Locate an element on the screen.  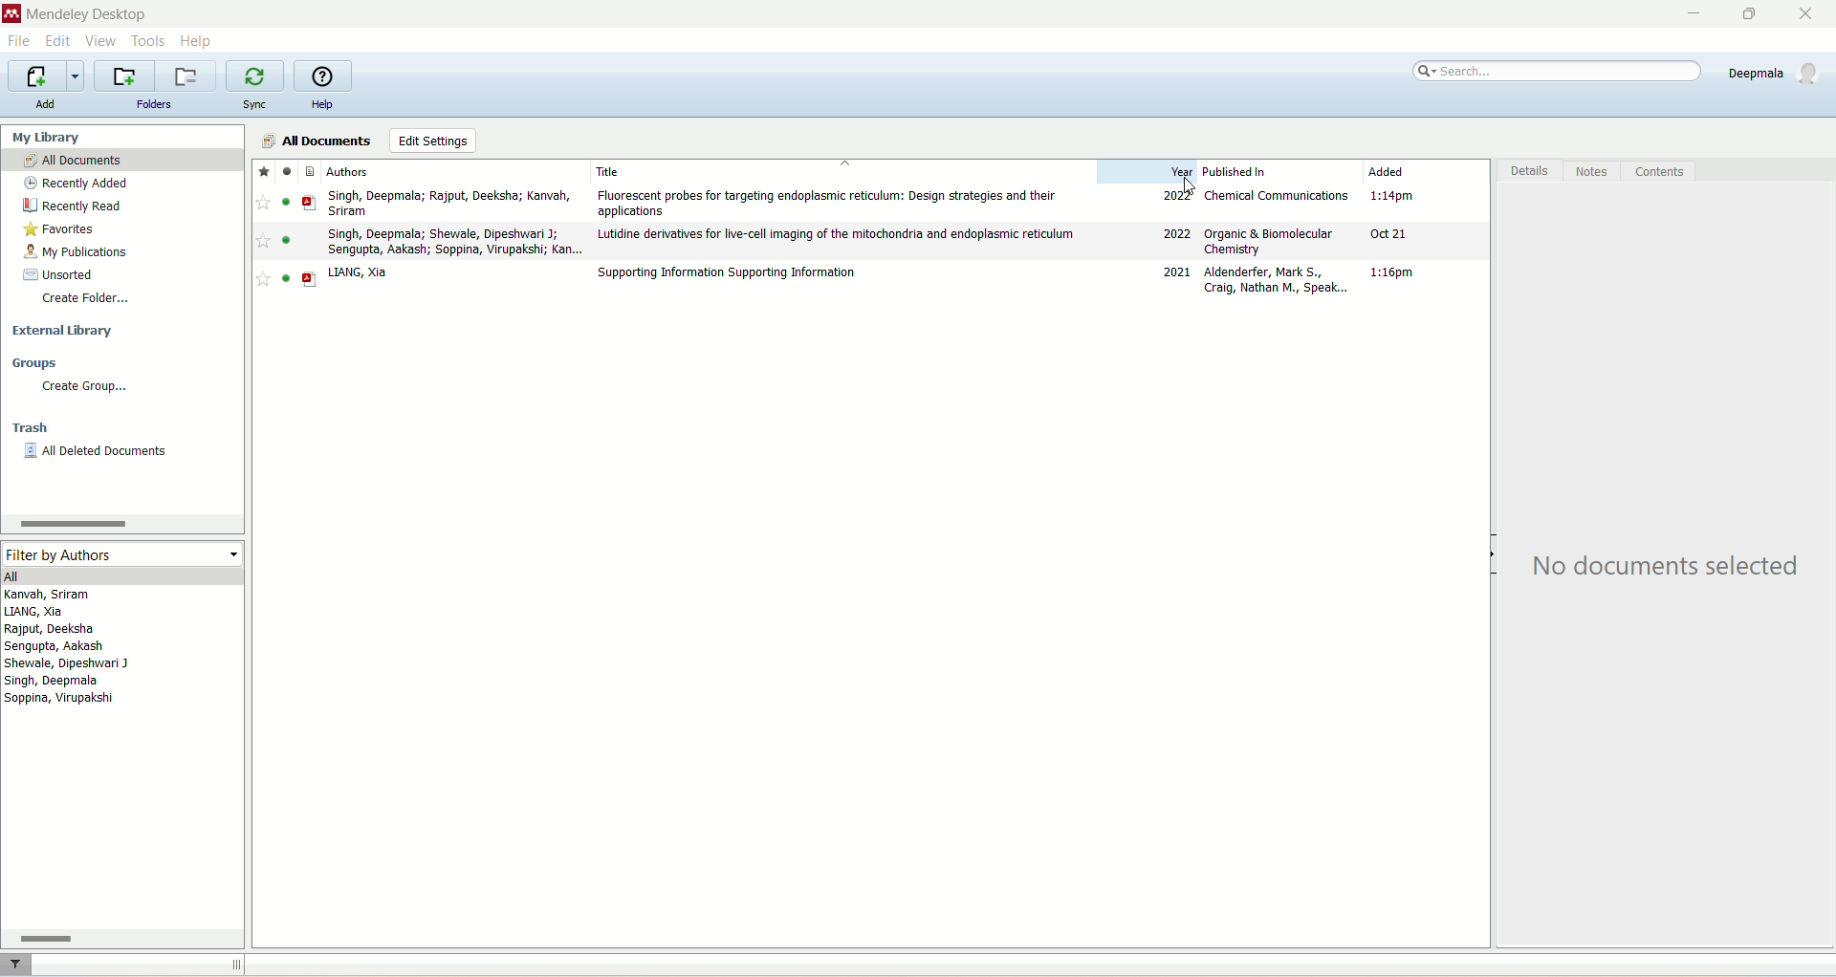
edit settings is located at coordinates (433, 142).